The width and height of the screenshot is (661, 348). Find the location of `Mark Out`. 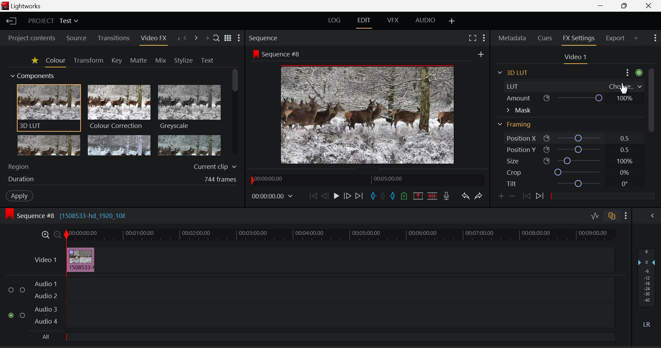

Mark Out is located at coordinates (392, 196).